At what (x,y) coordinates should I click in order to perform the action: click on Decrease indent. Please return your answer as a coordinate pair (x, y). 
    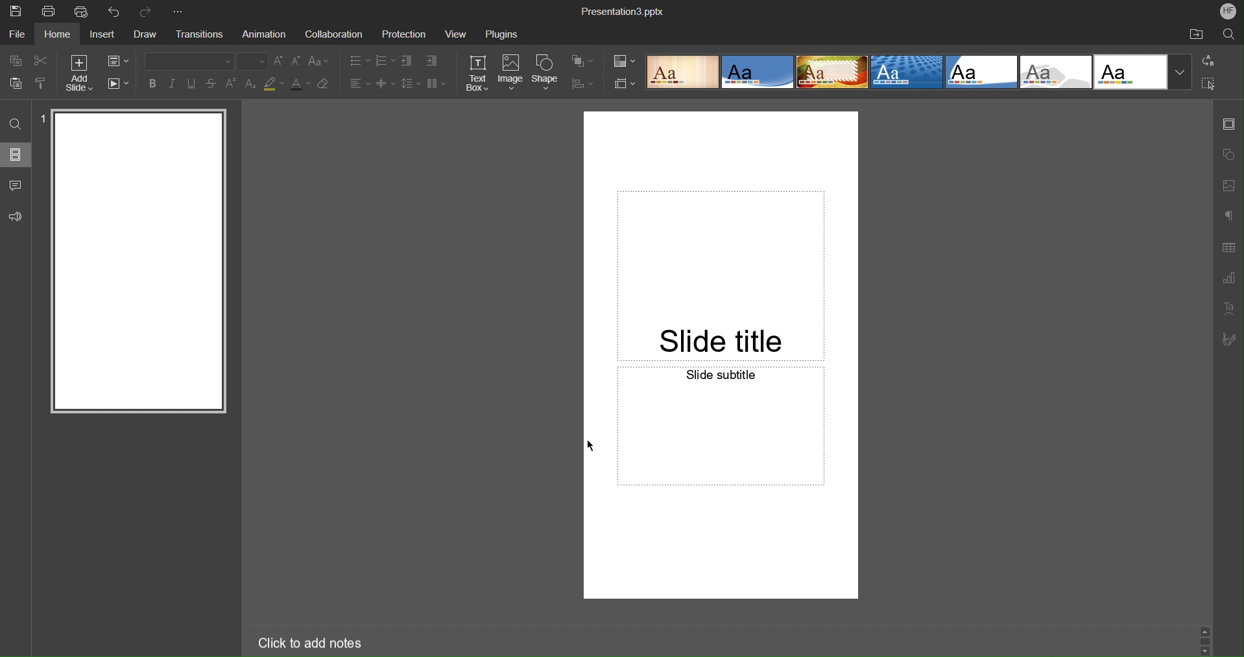
    Looking at the image, I should click on (406, 61).